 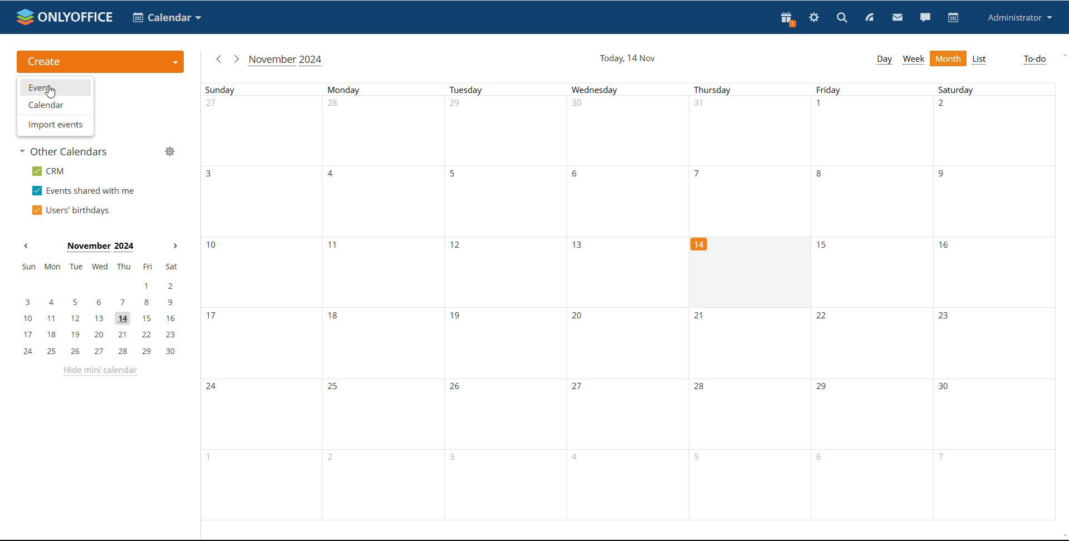 What do you see at coordinates (70, 210) in the screenshot?
I see `users' birthdays` at bounding box center [70, 210].